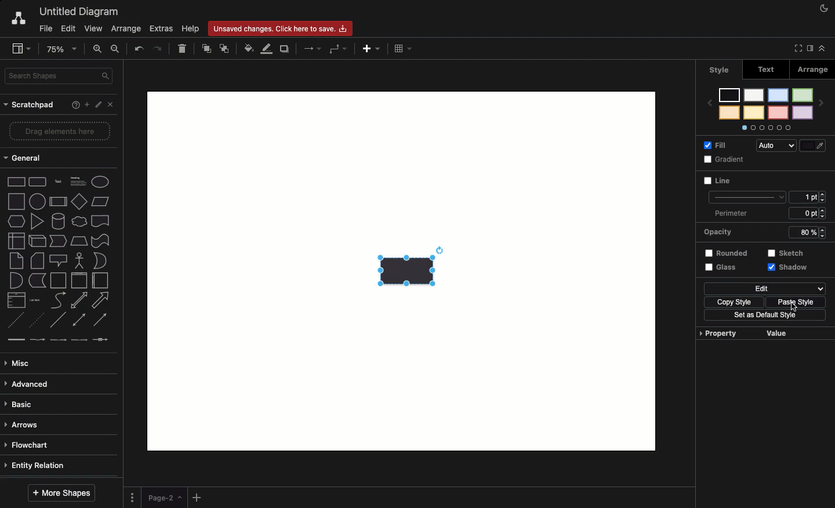  I want to click on triangle, so click(37, 220).